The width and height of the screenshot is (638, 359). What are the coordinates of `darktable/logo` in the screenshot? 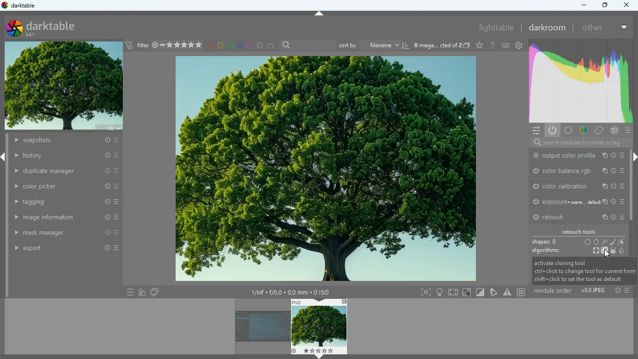 It's located at (18, 6).